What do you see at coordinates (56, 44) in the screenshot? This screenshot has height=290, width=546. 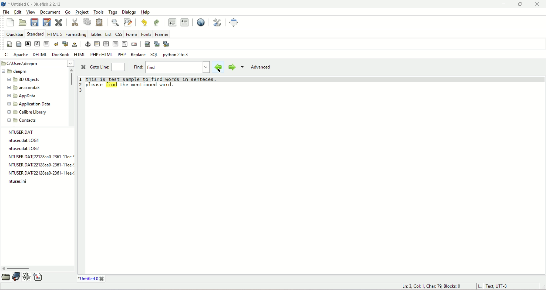 I see `break` at bounding box center [56, 44].